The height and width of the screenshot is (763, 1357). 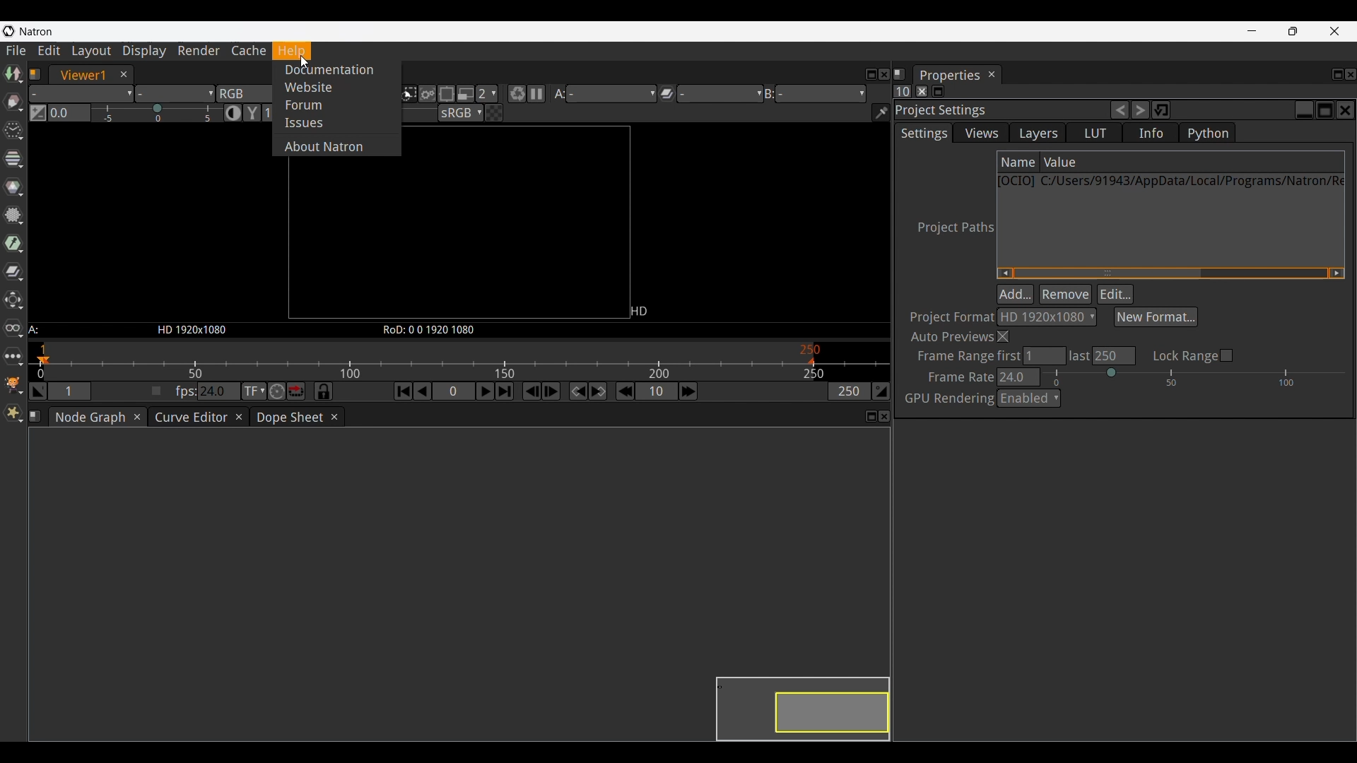 What do you see at coordinates (1193, 377) in the screenshot?
I see `Frame rate slider` at bounding box center [1193, 377].